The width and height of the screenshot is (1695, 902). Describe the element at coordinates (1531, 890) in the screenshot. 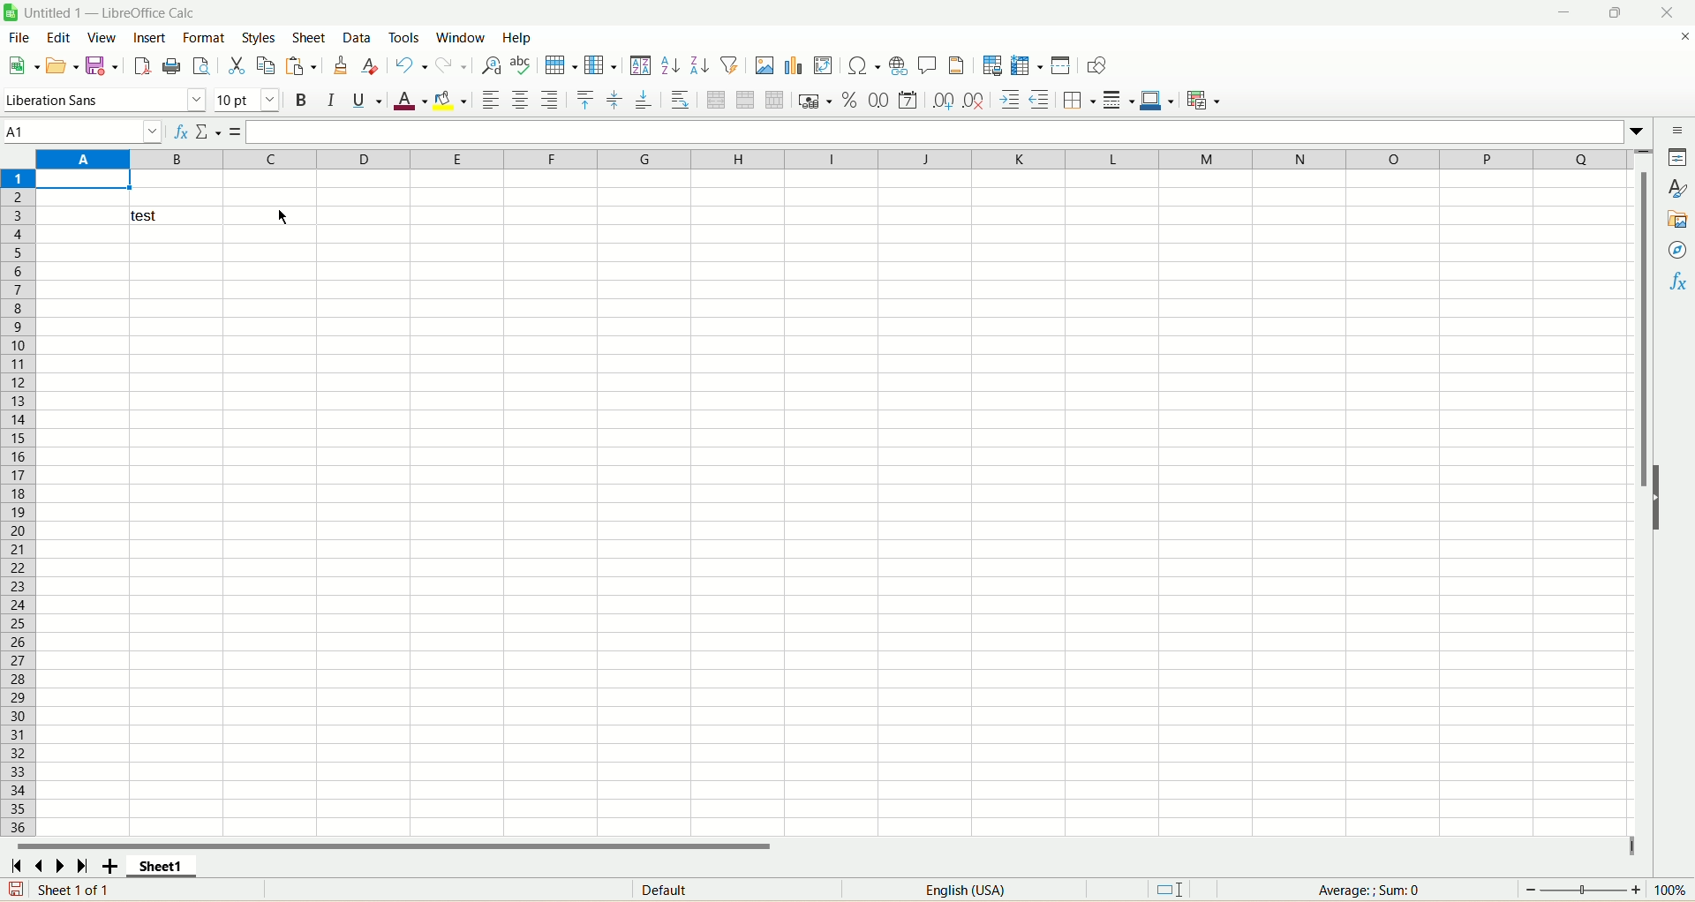

I see `Zoom out` at that location.